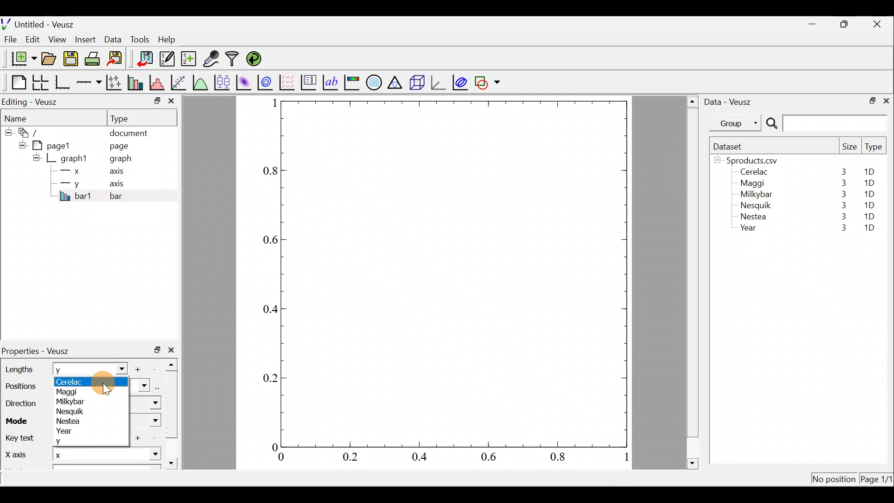 The width and height of the screenshot is (894, 503). I want to click on 0.6, so click(492, 459).